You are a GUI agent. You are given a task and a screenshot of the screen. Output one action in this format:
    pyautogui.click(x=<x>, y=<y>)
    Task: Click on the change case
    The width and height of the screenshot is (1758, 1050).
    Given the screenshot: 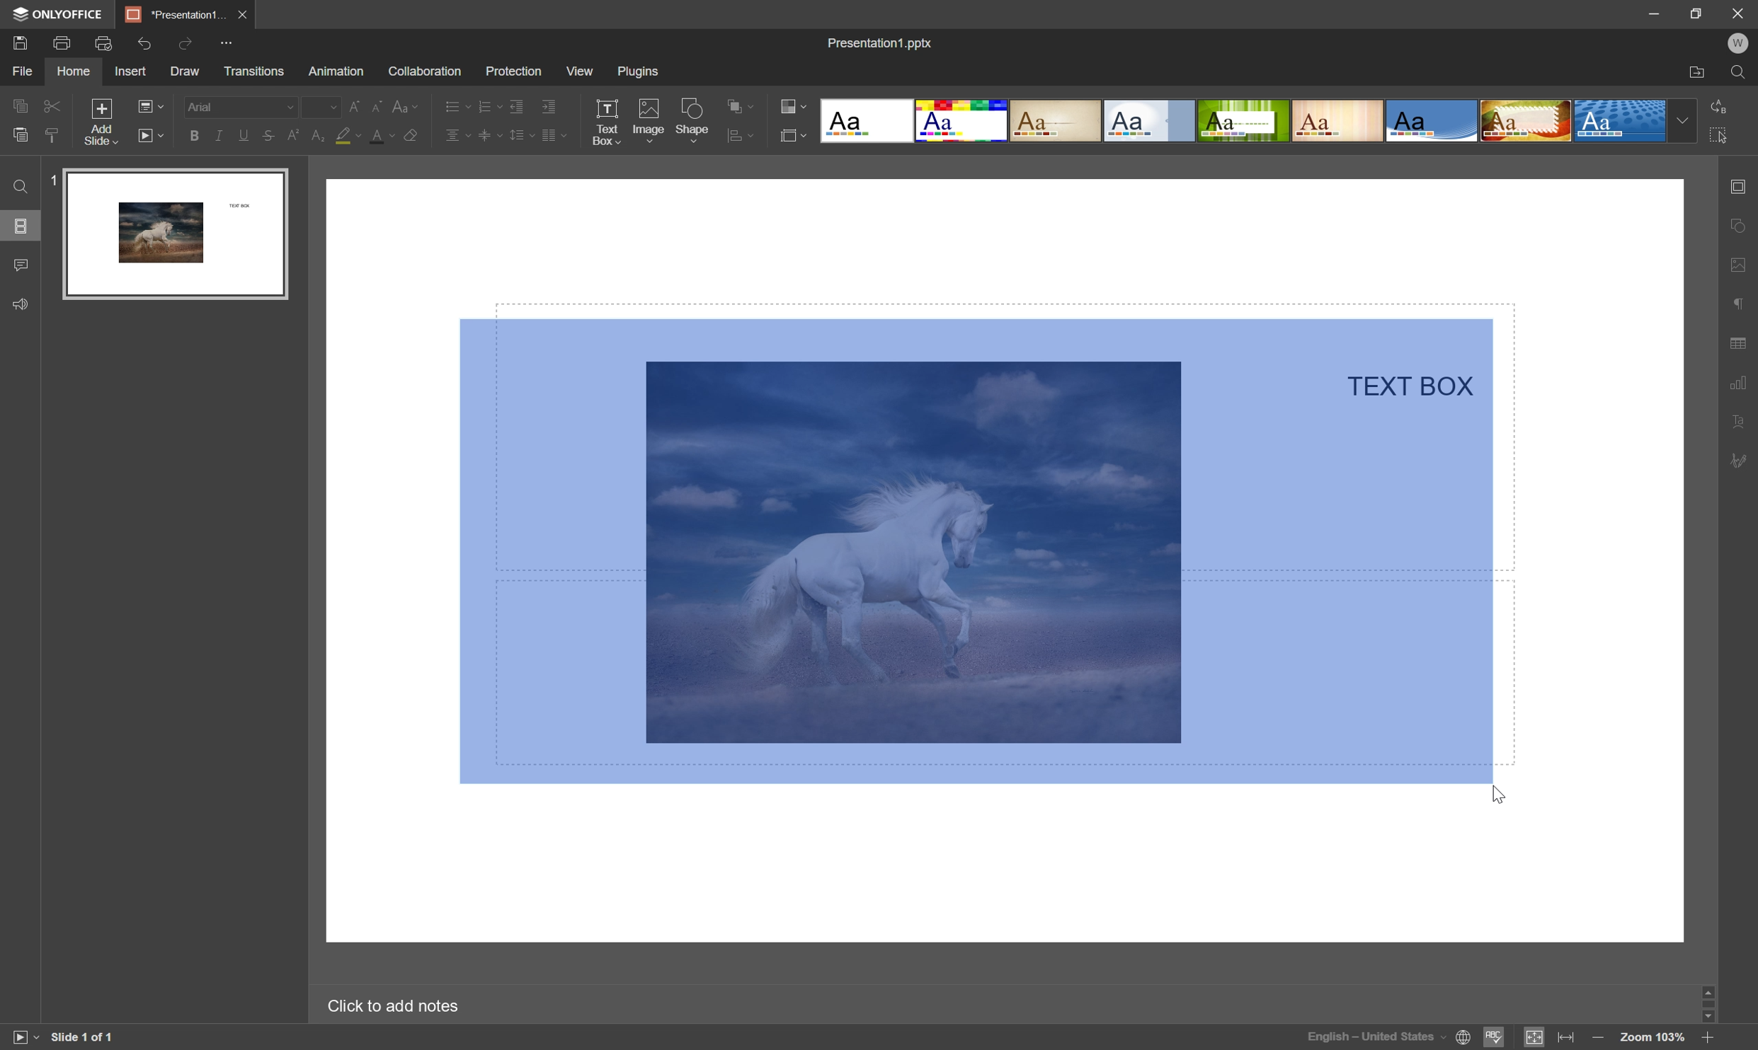 What is the action you would take?
    pyautogui.click(x=408, y=105)
    